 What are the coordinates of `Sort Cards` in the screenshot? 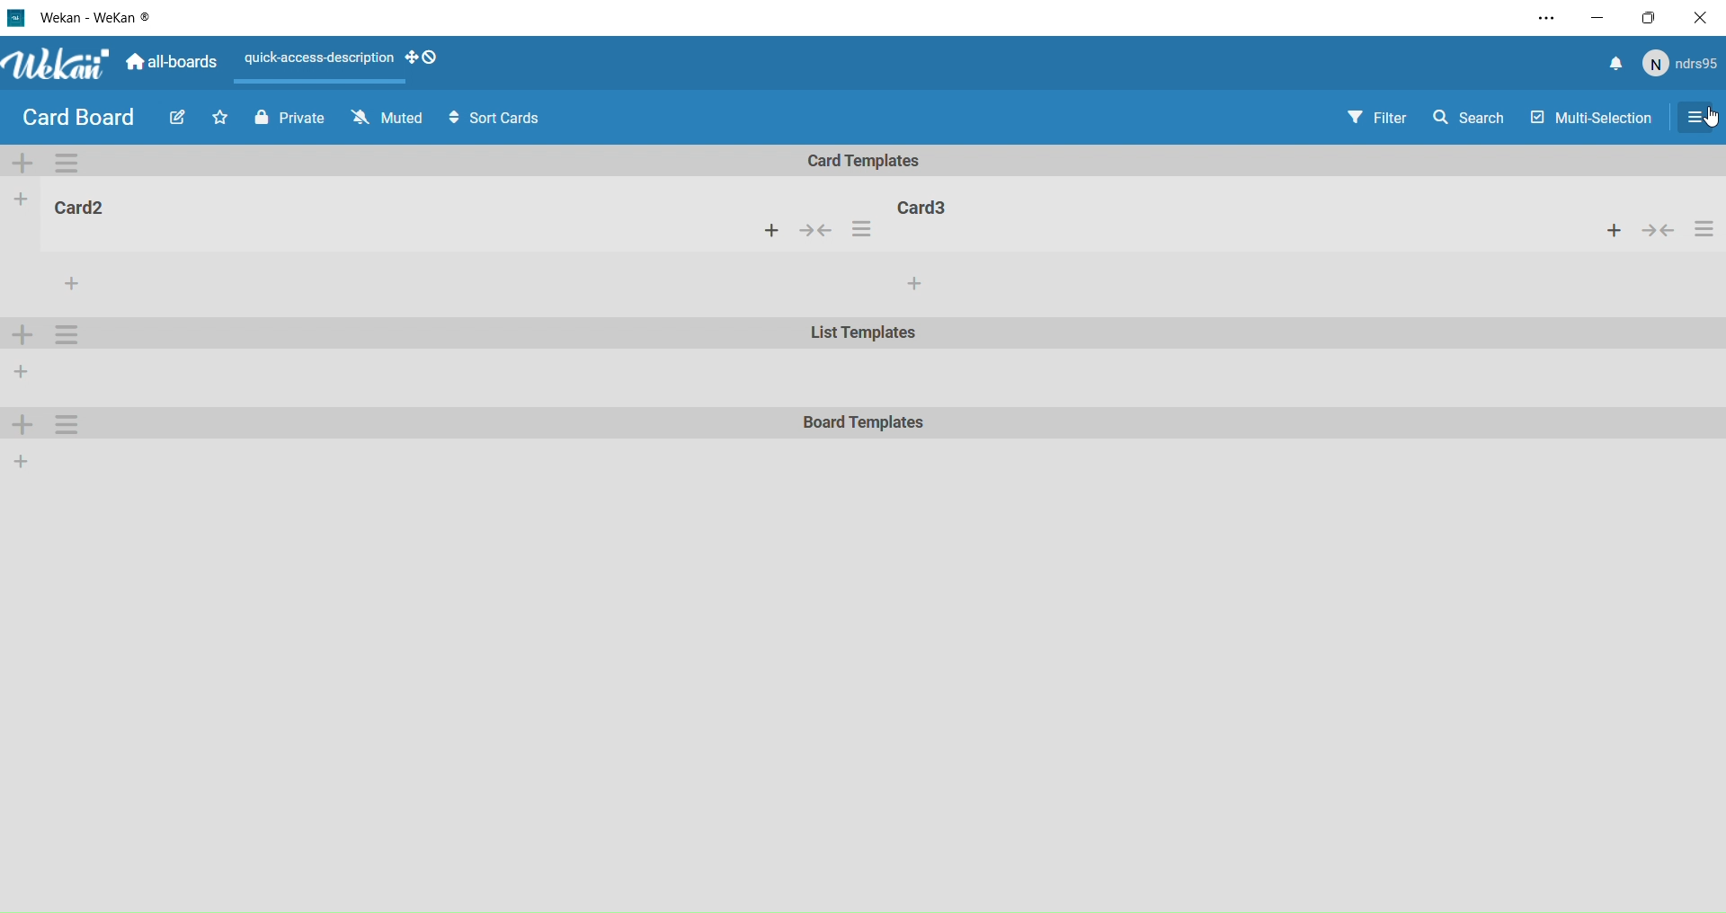 It's located at (503, 119).